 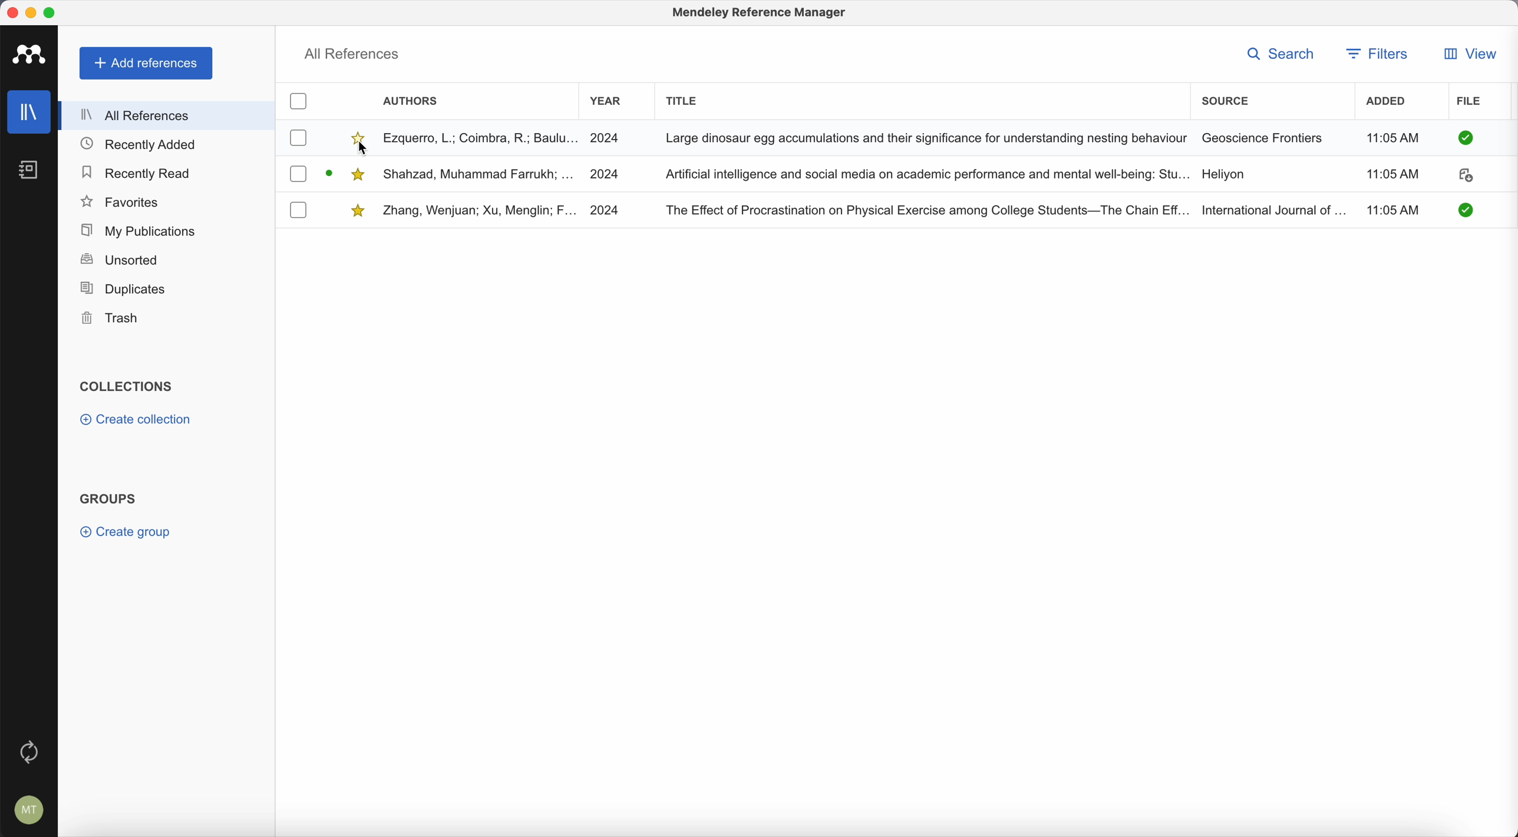 What do you see at coordinates (31, 114) in the screenshot?
I see `library` at bounding box center [31, 114].